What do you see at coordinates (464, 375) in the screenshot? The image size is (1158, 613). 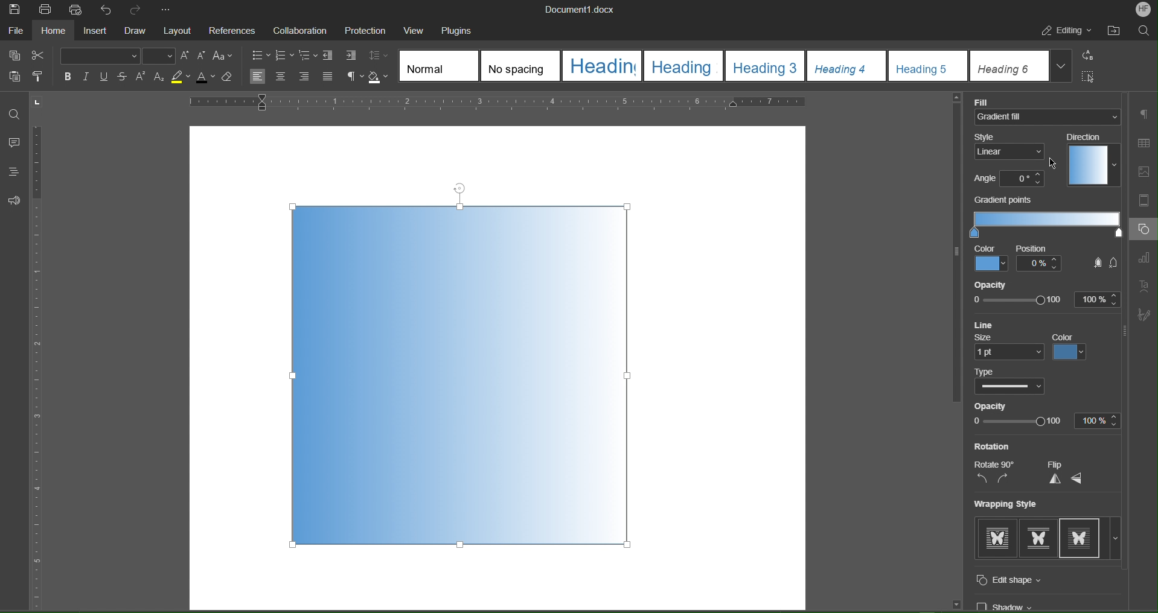 I see `Shape (Gradient Fill)` at bounding box center [464, 375].